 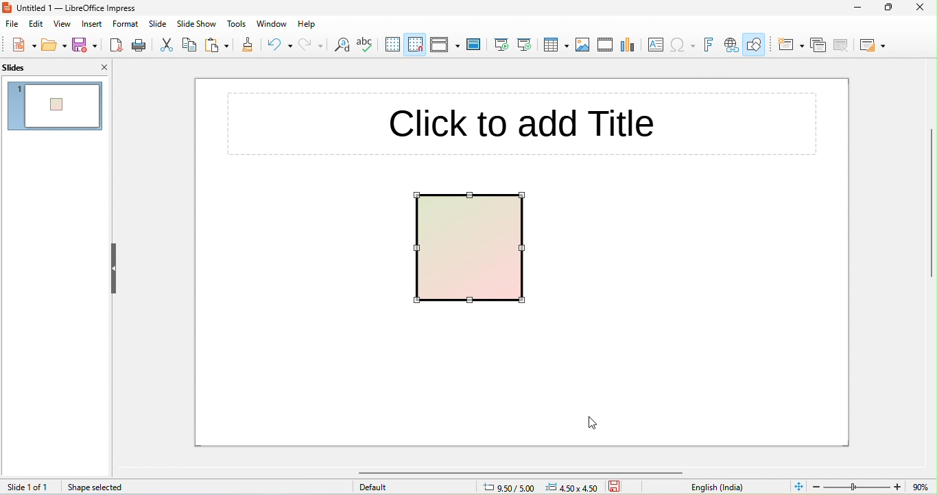 What do you see at coordinates (707, 45) in the screenshot?
I see `fontwork text` at bounding box center [707, 45].